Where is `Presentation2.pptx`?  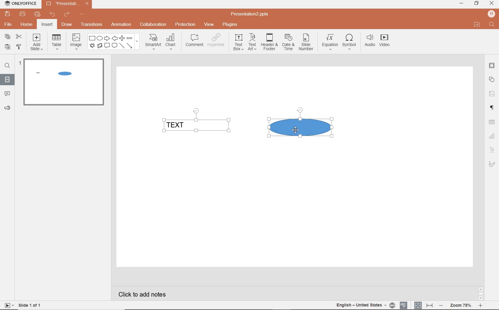
Presentation2.pptx is located at coordinates (250, 14).